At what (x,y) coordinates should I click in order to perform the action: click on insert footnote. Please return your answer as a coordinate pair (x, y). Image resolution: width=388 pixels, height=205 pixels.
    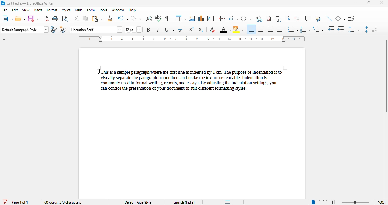
    Looking at the image, I should click on (269, 18).